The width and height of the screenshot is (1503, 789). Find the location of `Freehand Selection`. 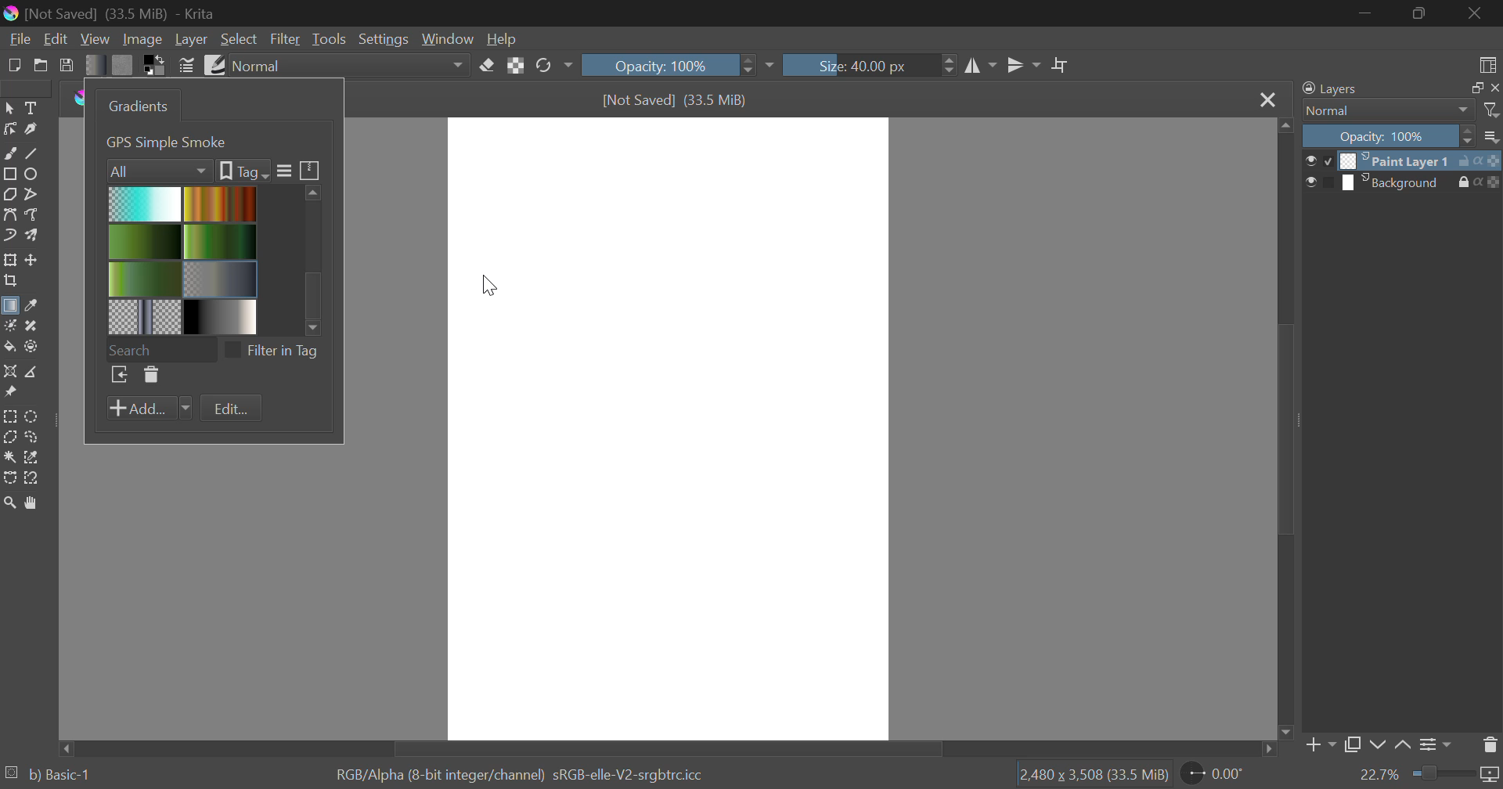

Freehand Selection is located at coordinates (32, 437).